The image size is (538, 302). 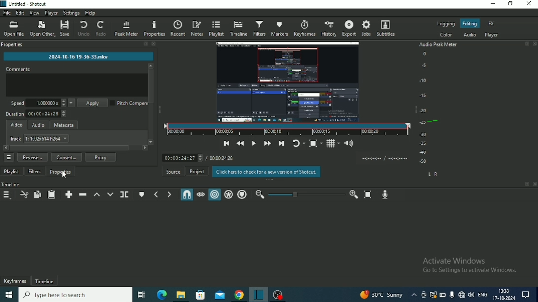 What do you see at coordinates (445, 24) in the screenshot?
I see `Logging` at bounding box center [445, 24].